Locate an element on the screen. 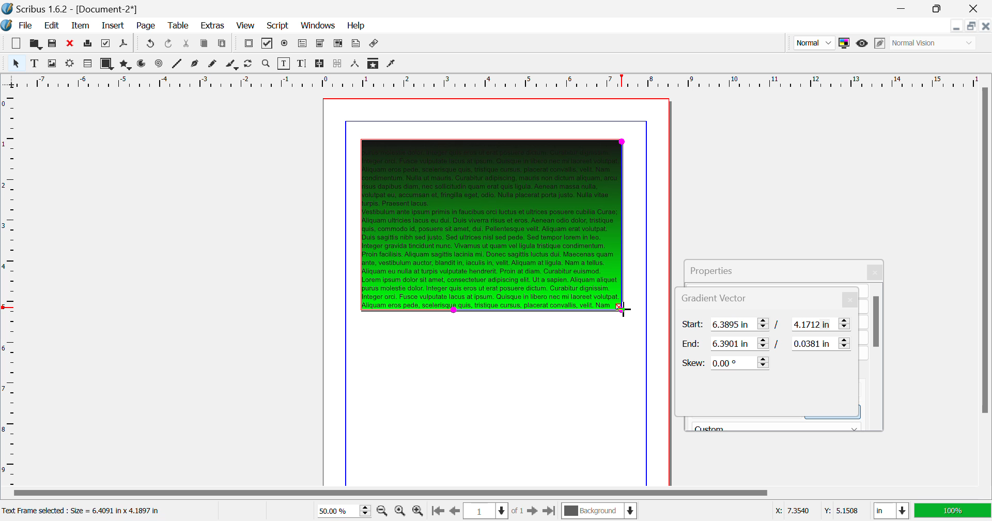  Toggle Color Management is located at coordinates (844, 43).